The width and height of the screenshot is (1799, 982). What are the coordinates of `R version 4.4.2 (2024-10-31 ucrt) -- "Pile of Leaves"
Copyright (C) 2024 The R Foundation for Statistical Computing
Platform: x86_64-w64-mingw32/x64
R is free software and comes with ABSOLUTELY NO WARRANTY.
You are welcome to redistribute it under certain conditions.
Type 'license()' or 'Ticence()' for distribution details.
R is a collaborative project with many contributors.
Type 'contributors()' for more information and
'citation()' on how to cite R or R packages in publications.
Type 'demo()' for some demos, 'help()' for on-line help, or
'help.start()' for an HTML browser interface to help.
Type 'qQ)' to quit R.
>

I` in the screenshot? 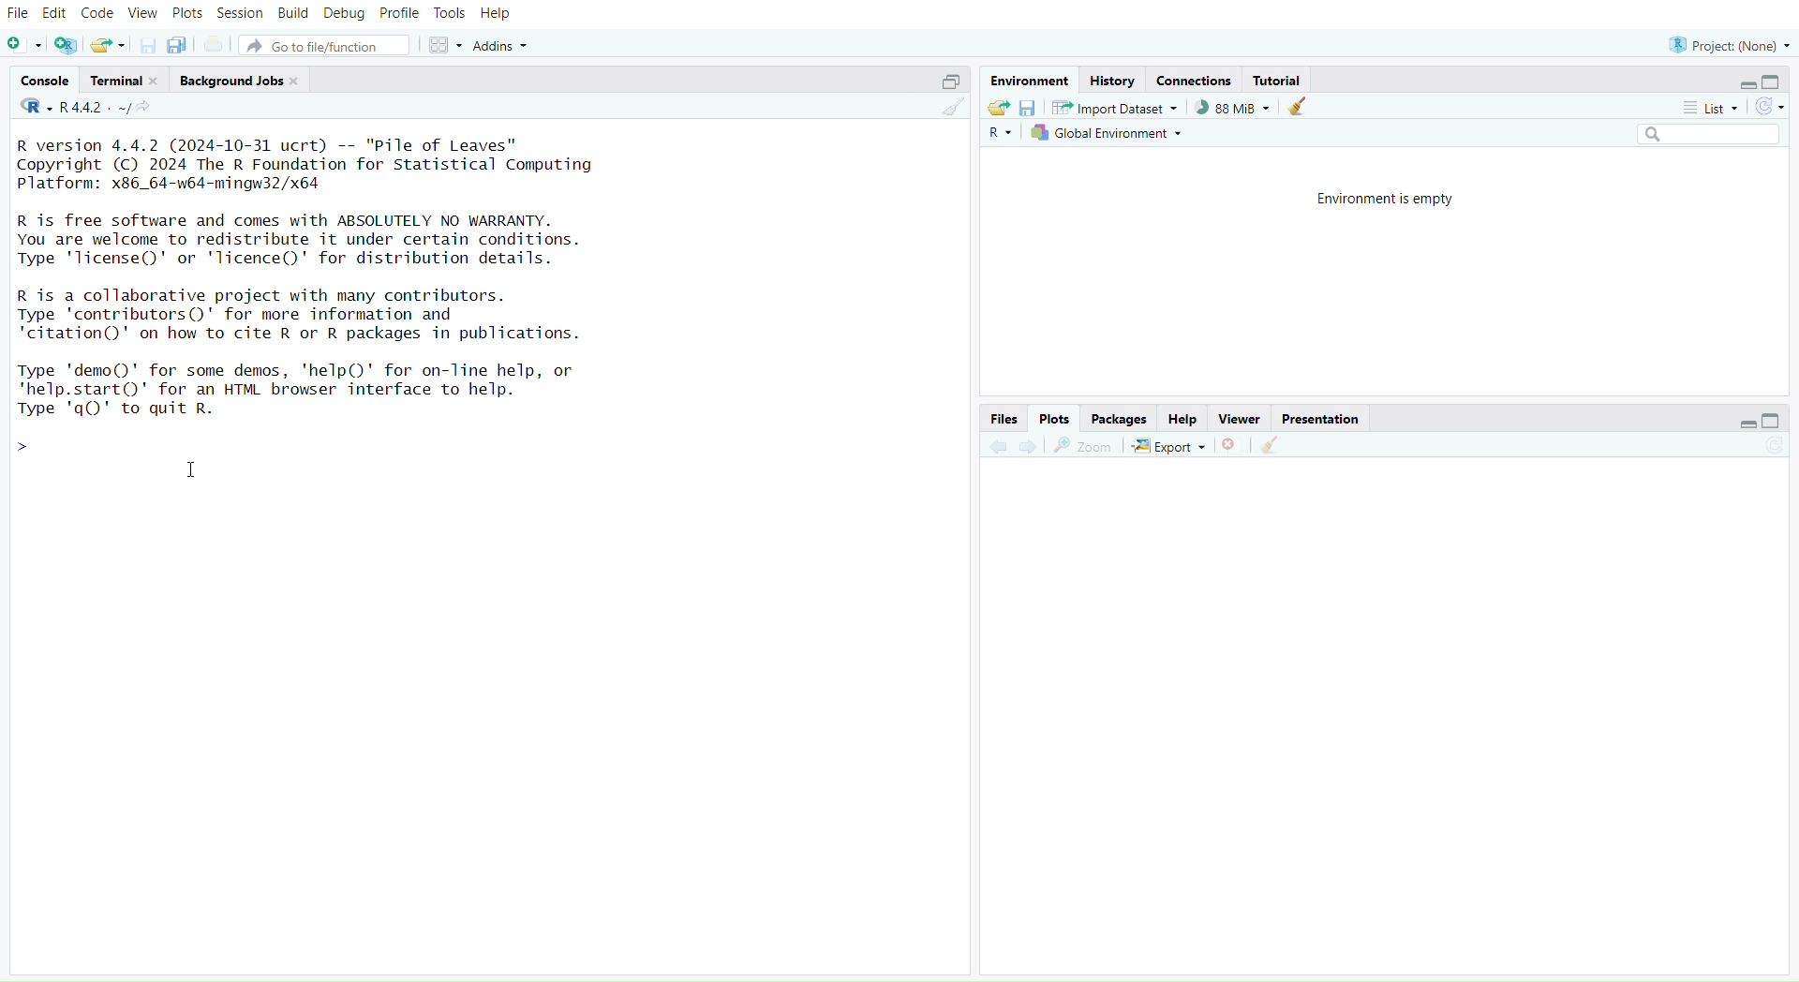 It's located at (320, 294).